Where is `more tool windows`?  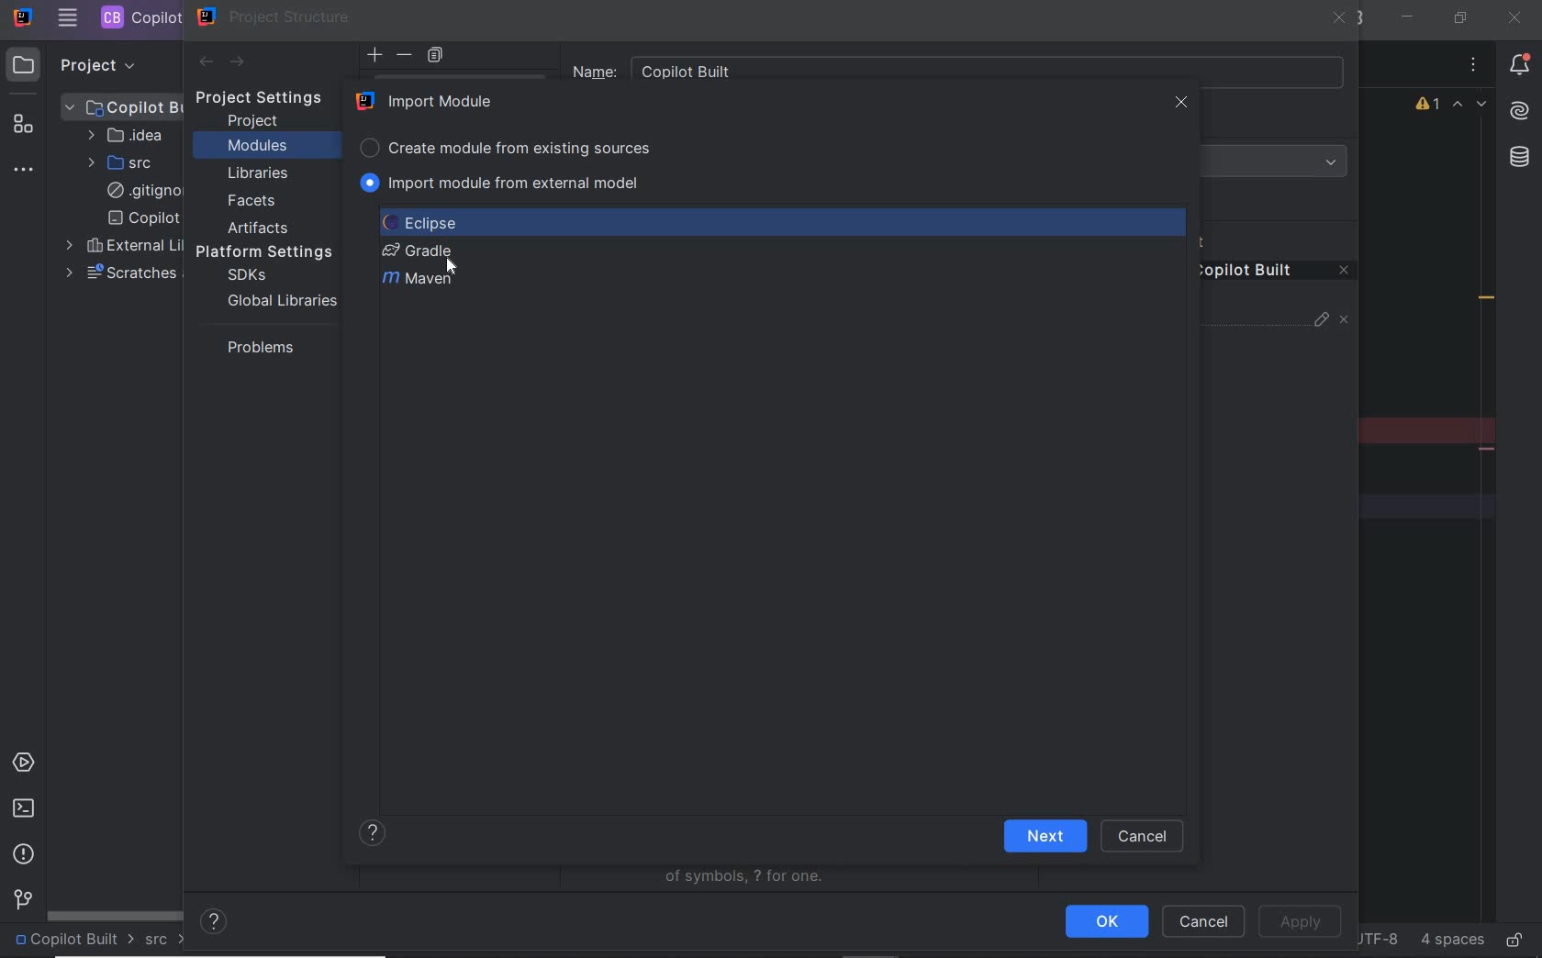
more tool windows is located at coordinates (26, 171).